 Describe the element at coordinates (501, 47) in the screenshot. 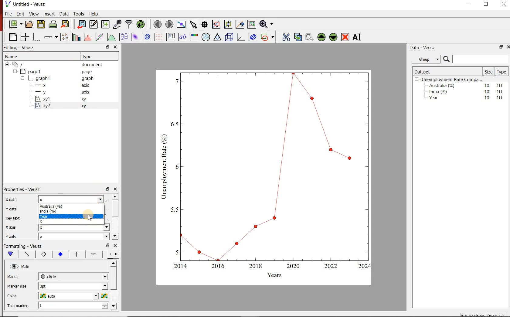

I see `minimise` at that location.